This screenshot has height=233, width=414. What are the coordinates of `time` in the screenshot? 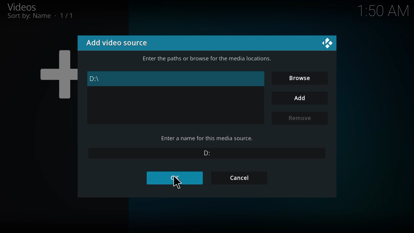 It's located at (384, 12).